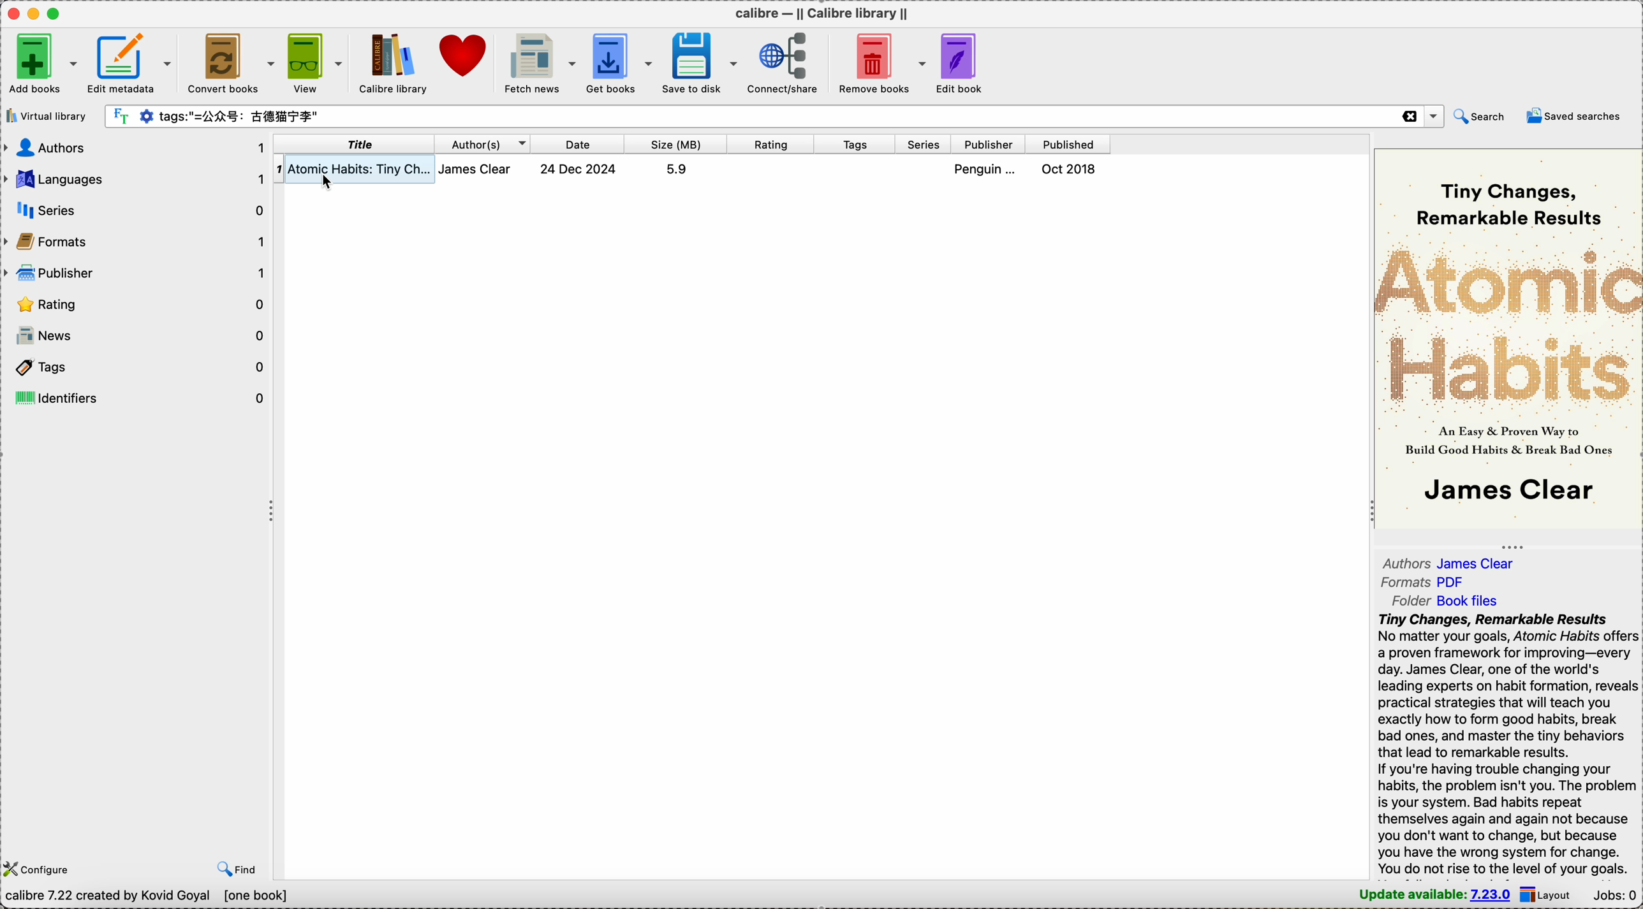  Describe the element at coordinates (357, 145) in the screenshot. I see `title` at that location.